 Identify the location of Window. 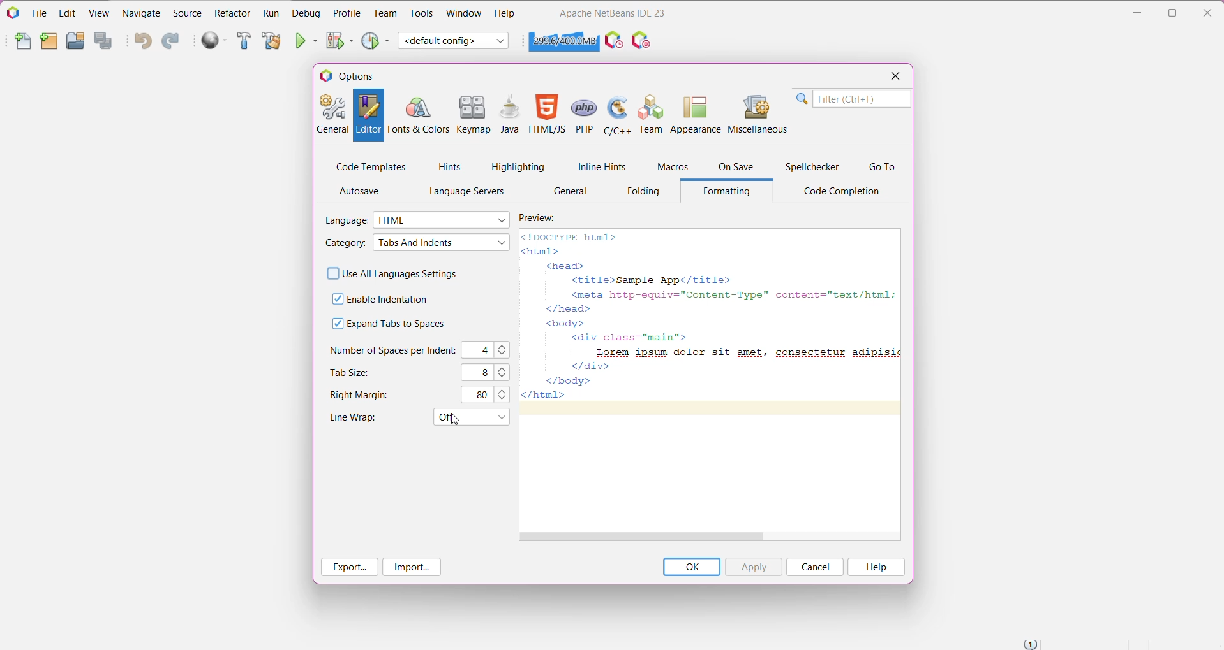
(463, 13).